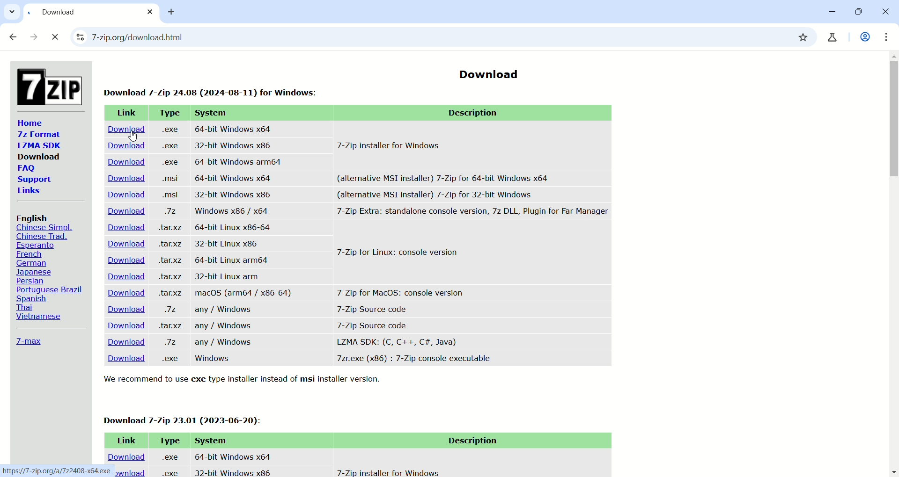 This screenshot has height=477, width=899. I want to click on Download, so click(487, 71).